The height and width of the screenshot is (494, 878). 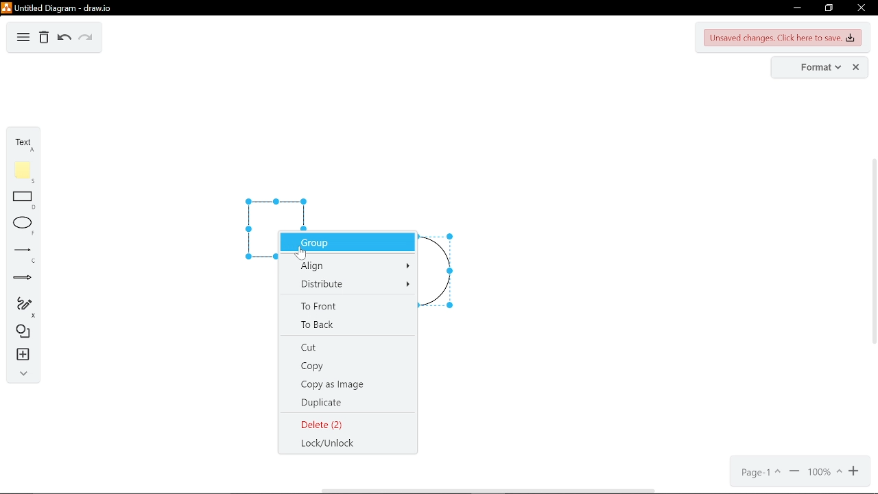 What do you see at coordinates (44, 38) in the screenshot?
I see `Delete` at bounding box center [44, 38].